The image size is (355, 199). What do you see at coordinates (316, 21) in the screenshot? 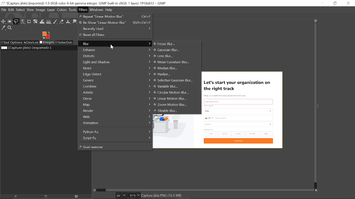
I see `Zoom when widow size changes` at bounding box center [316, 21].